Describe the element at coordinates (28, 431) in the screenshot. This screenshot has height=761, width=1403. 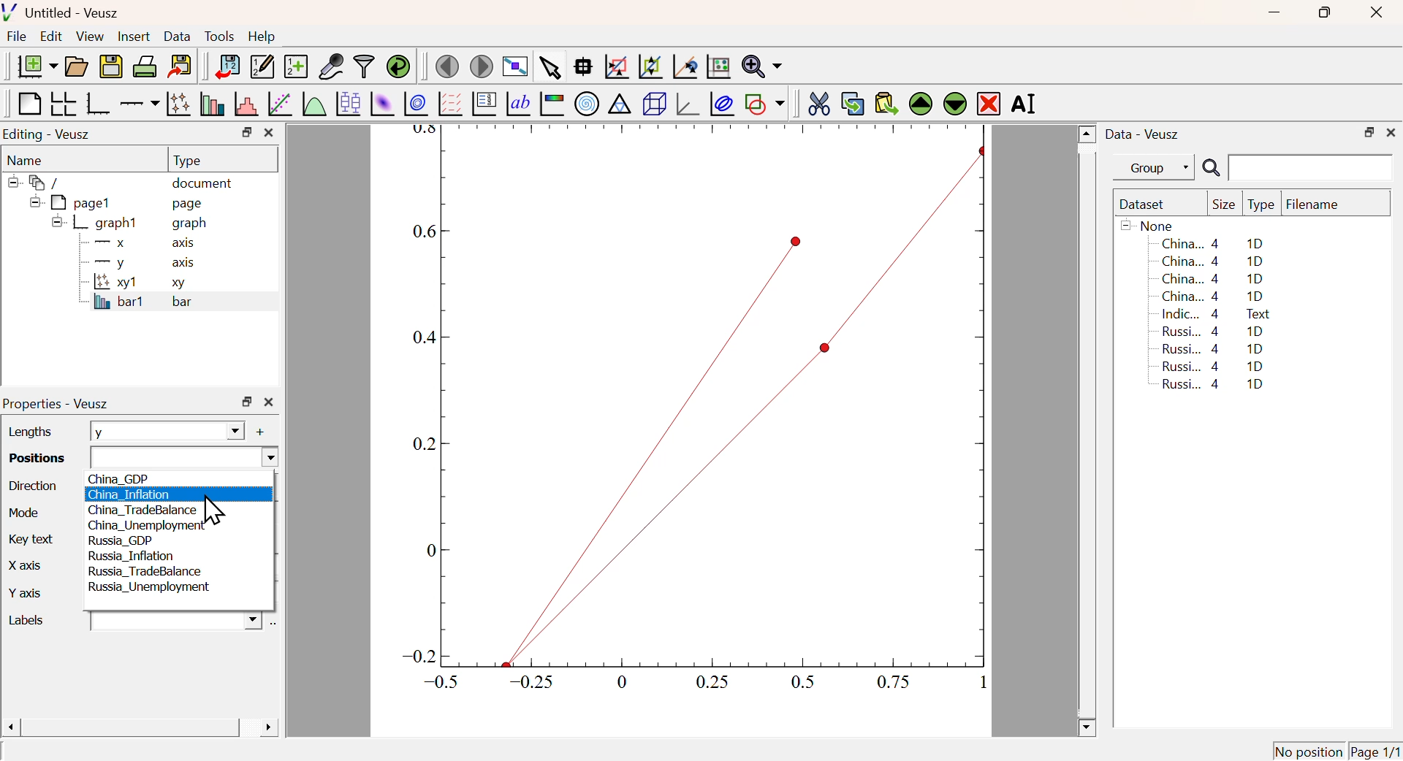
I see `Lengths` at that location.